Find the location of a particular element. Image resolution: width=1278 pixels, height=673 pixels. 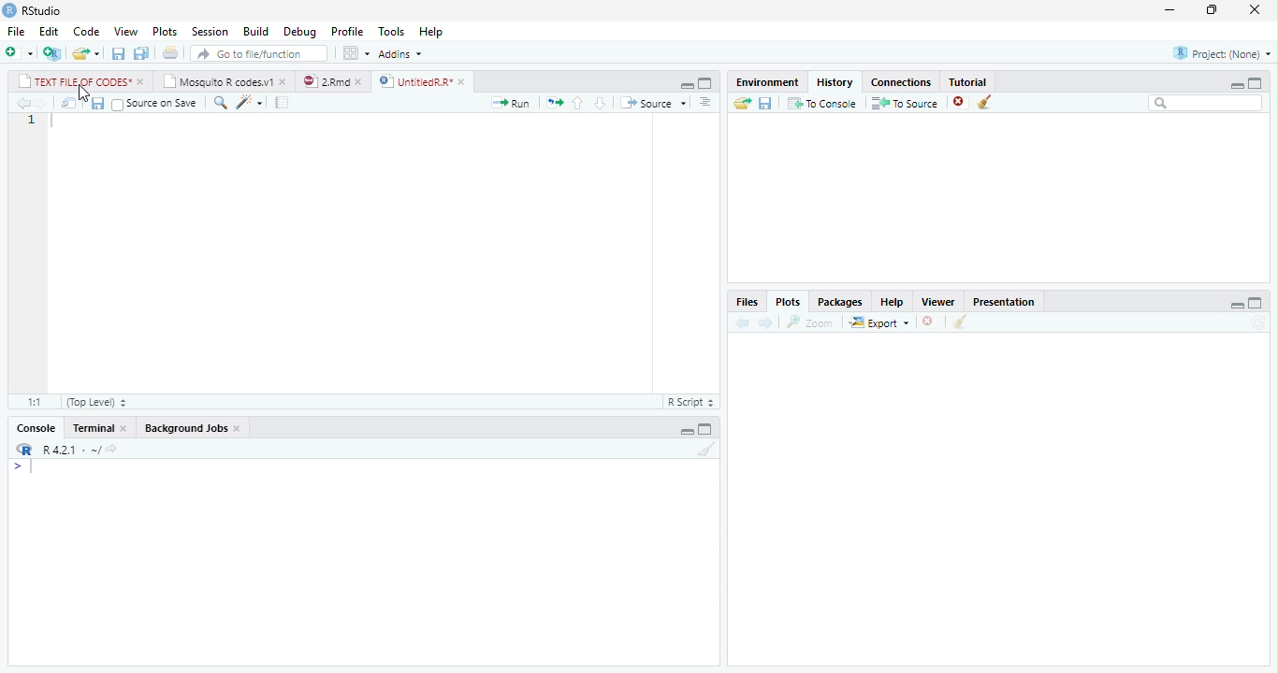

new project is located at coordinates (53, 53).